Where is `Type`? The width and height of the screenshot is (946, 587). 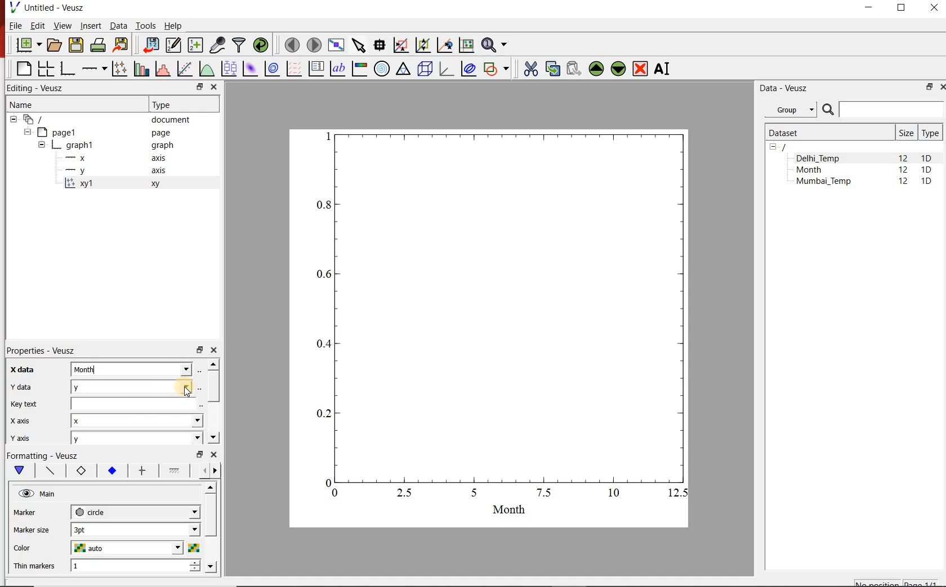
Type is located at coordinates (166, 105).